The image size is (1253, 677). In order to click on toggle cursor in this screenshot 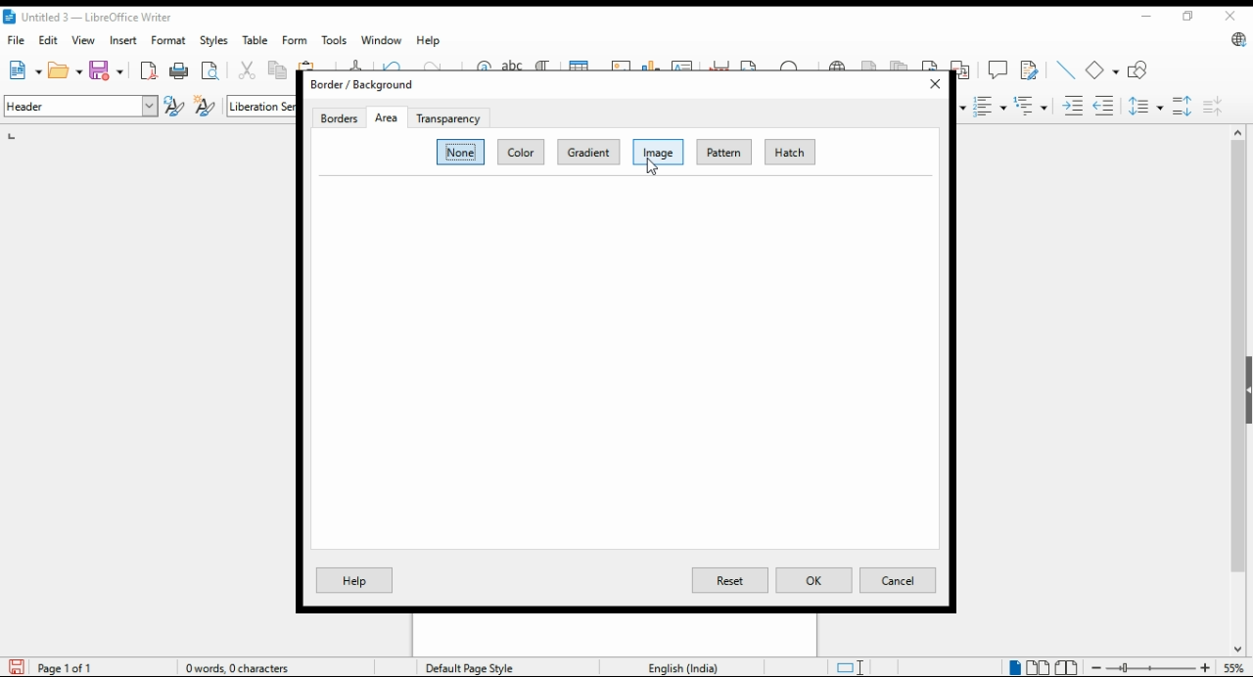, I will do `click(853, 667)`.